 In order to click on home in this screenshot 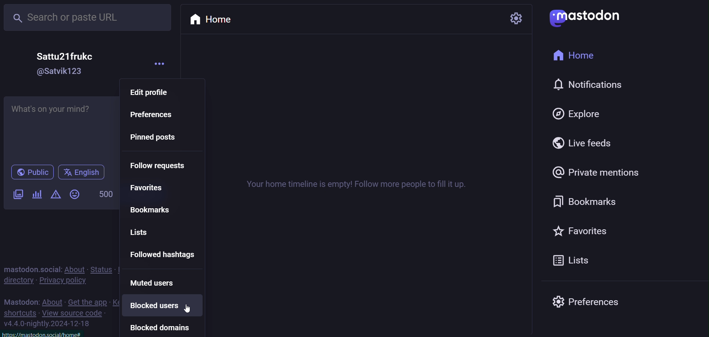, I will do `click(578, 56)`.